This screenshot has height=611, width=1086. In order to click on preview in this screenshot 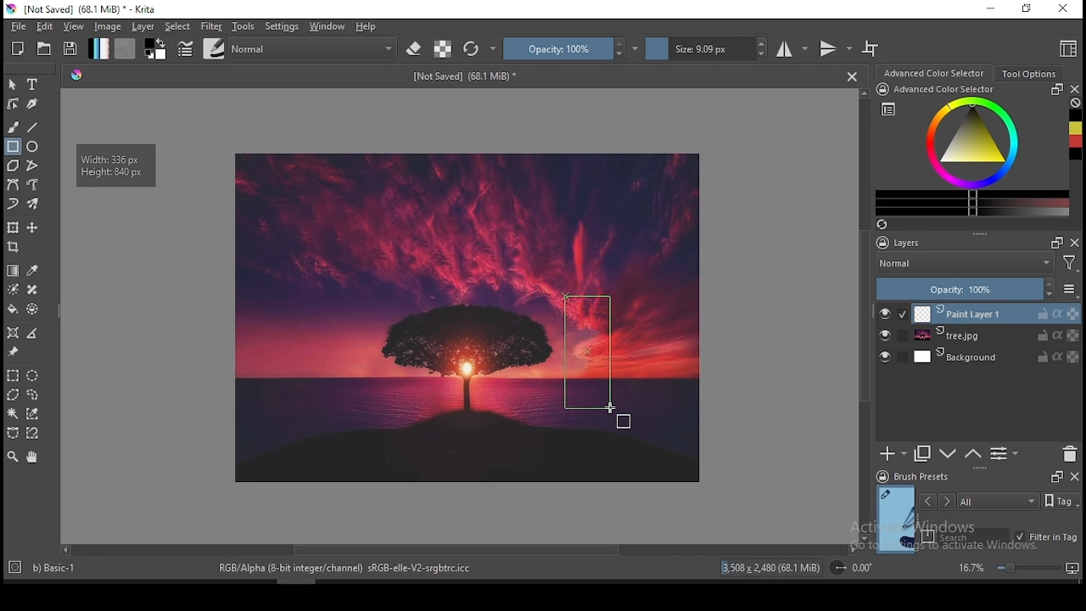, I will do `click(894, 518)`.